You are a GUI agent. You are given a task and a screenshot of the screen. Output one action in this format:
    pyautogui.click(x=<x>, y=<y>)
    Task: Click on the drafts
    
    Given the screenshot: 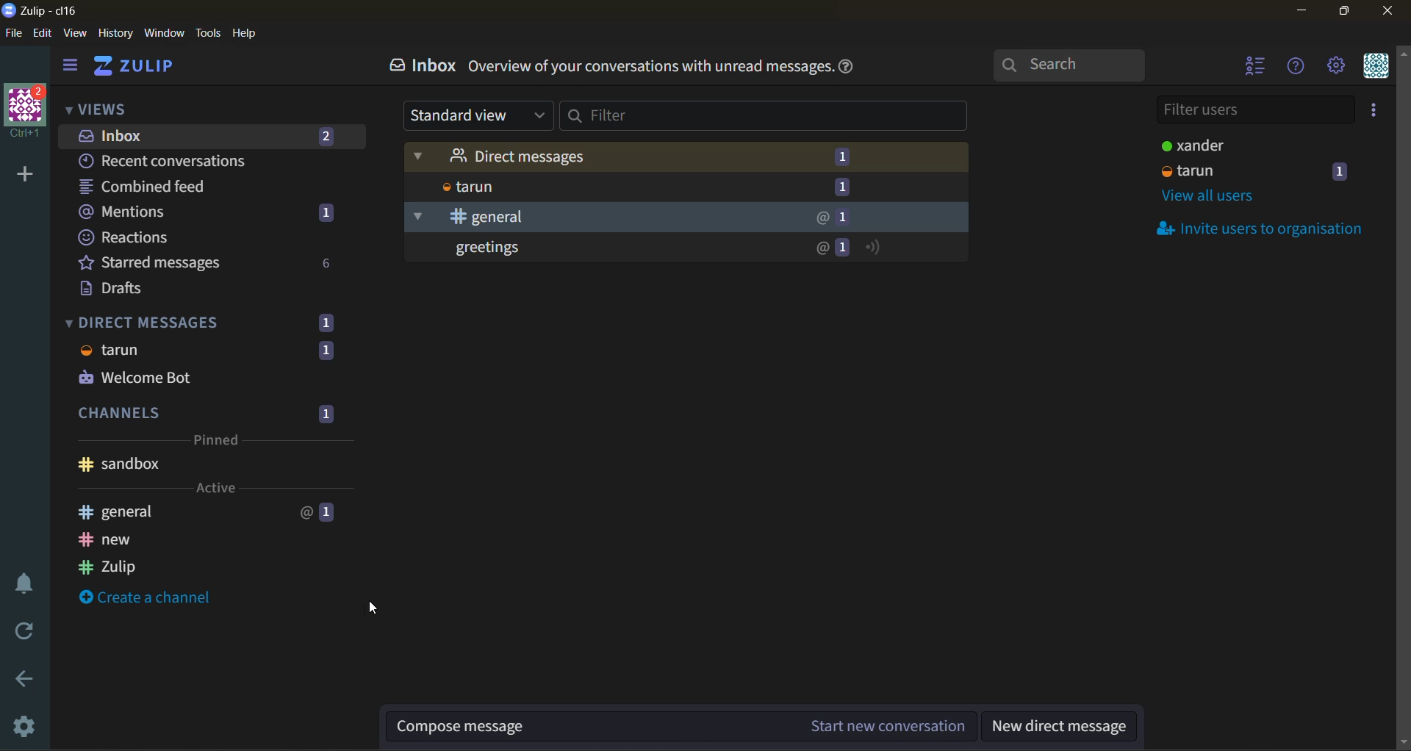 What is the action you would take?
    pyautogui.click(x=130, y=290)
    